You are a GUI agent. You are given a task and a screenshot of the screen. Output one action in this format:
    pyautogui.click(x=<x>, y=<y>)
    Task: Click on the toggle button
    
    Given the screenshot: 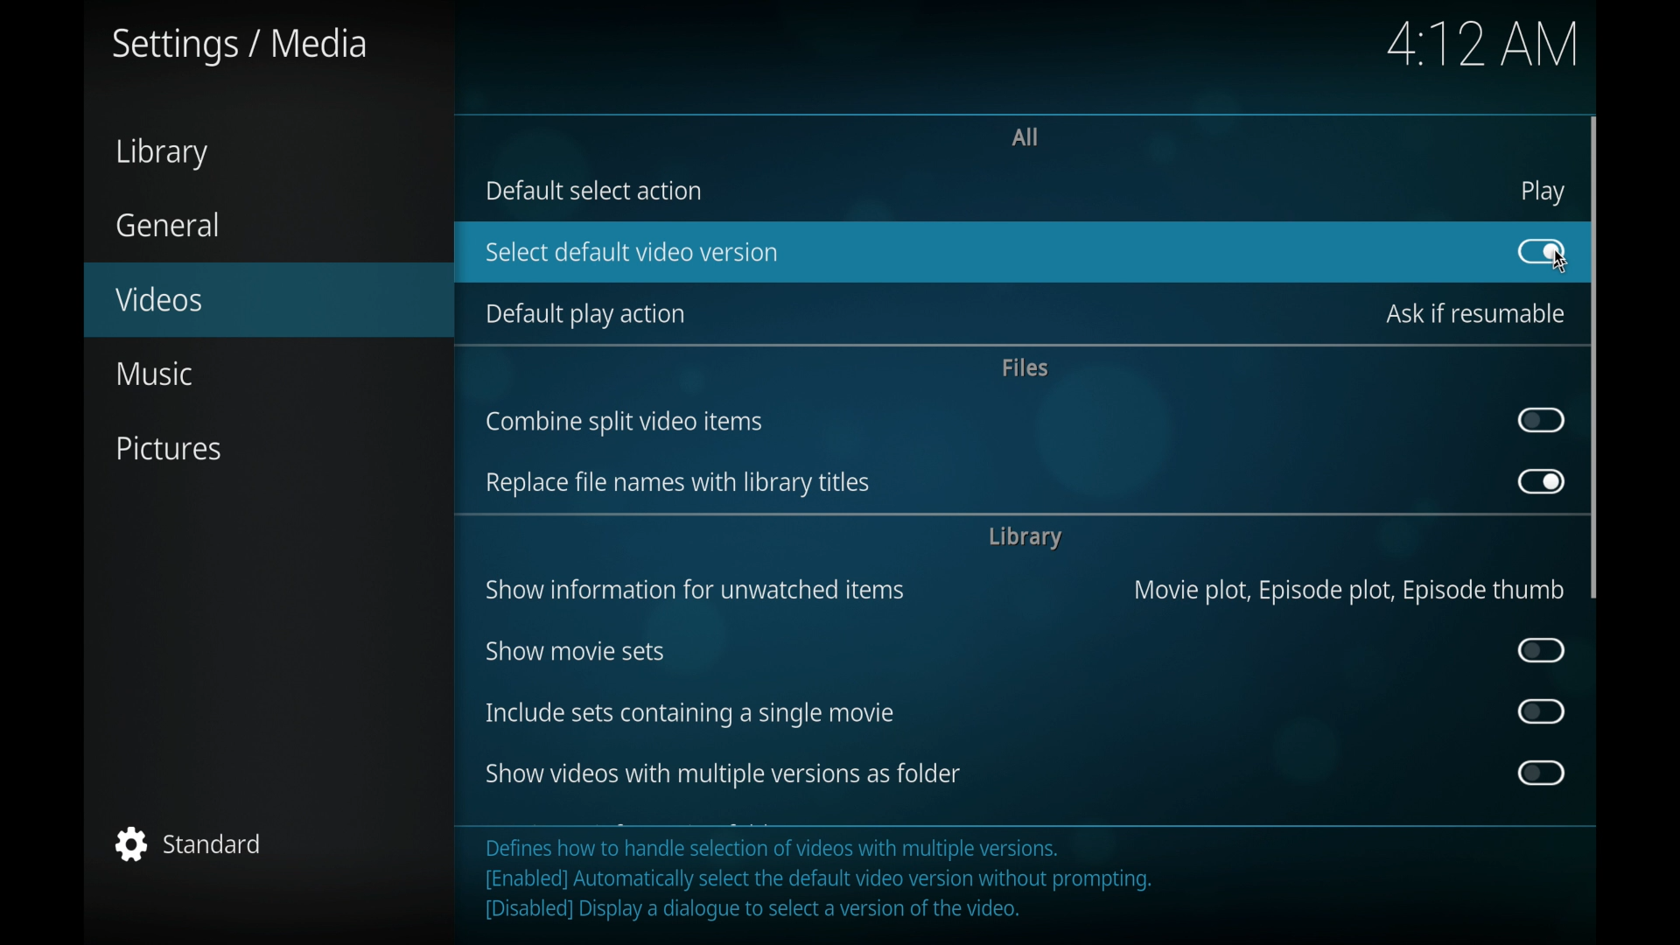 What is the action you would take?
    pyautogui.click(x=1543, y=422)
    